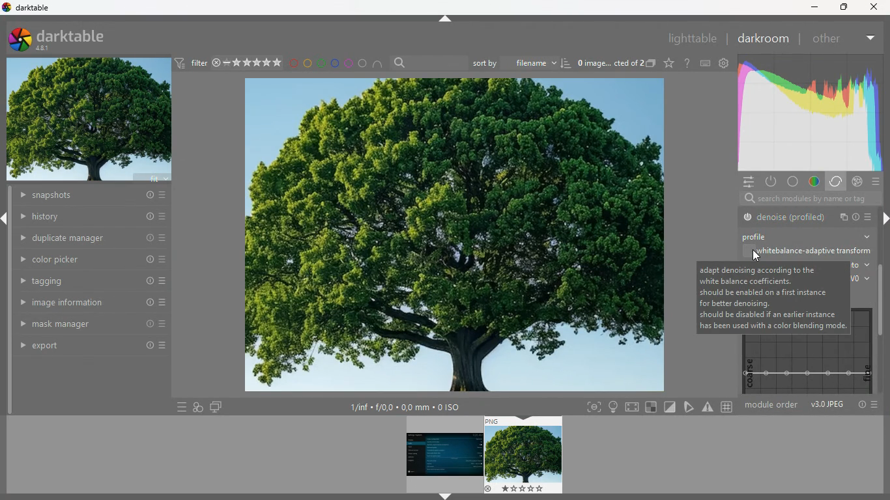 This screenshot has height=500, width=890. What do you see at coordinates (91, 195) in the screenshot?
I see `snapshots` at bounding box center [91, 195].